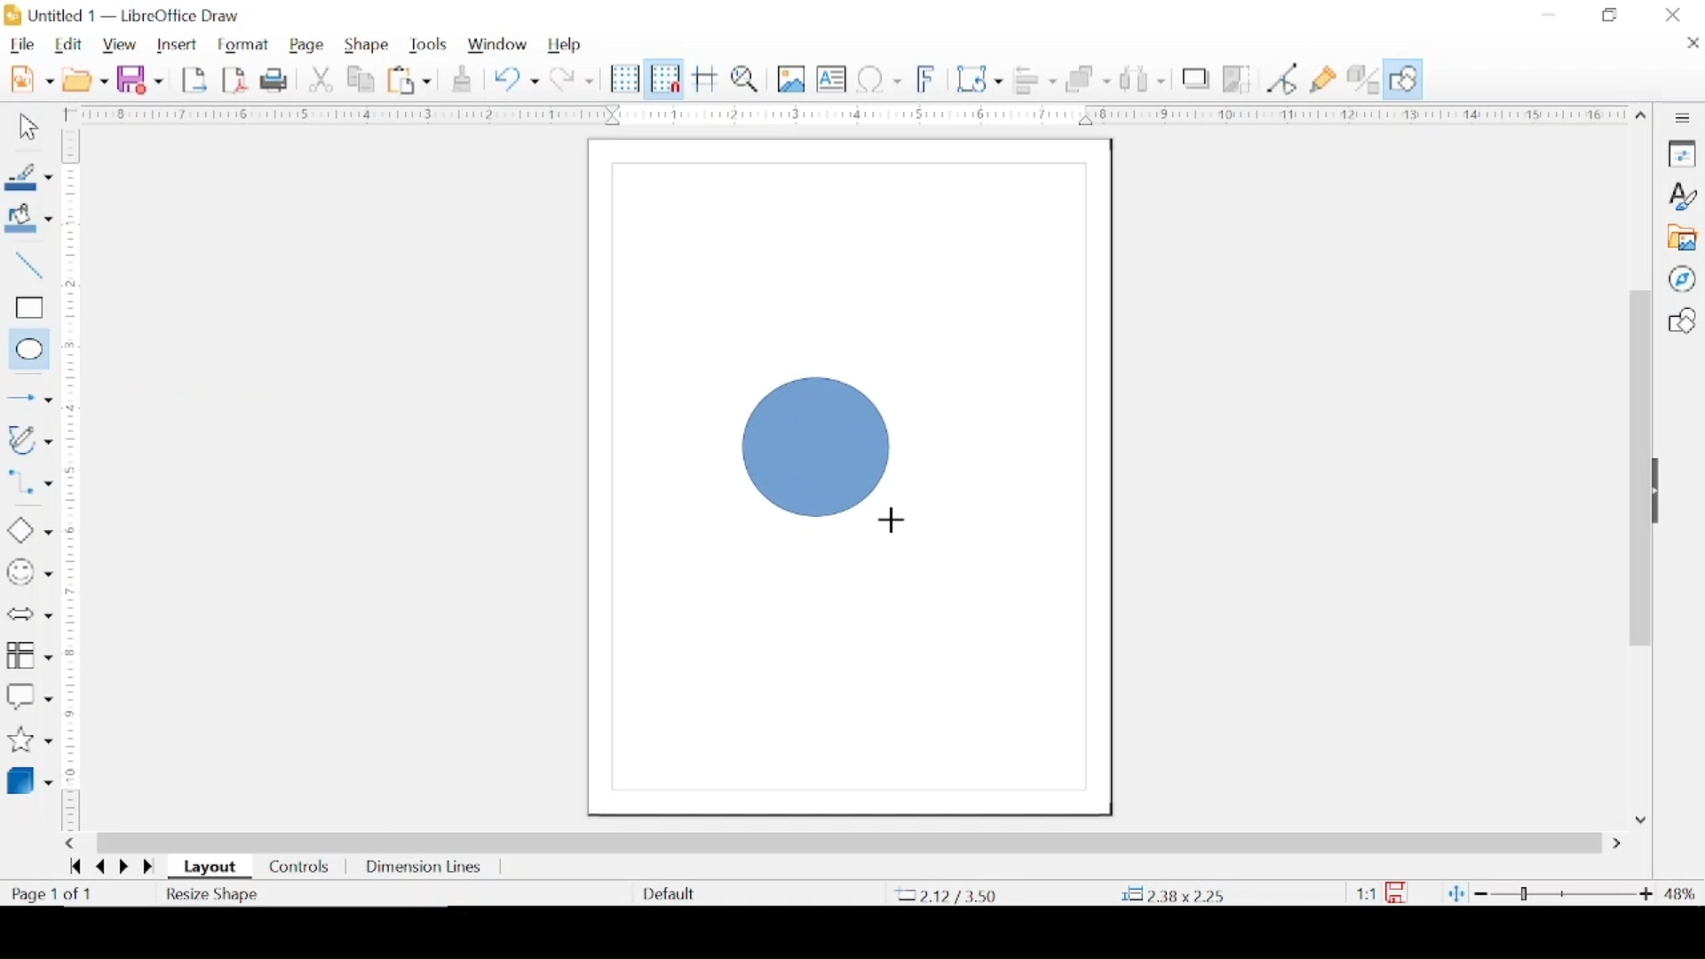 The height and width of the screenshot is (959, 1705). I want to click on go back, so click(96, 869).